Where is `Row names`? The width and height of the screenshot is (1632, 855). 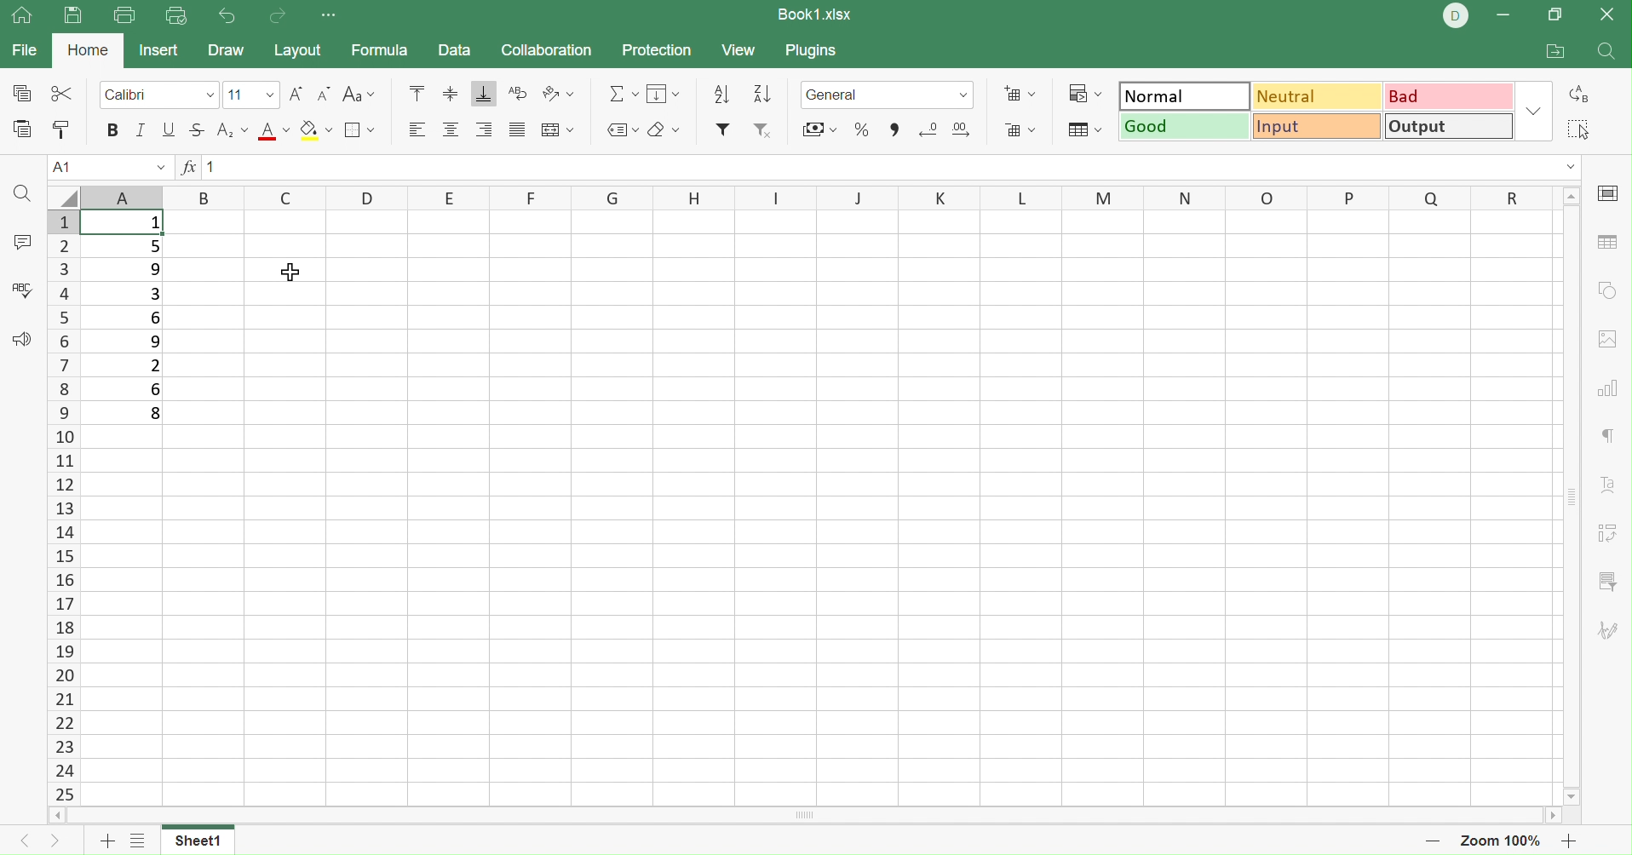
Row names is located at coordinates (63, 508).